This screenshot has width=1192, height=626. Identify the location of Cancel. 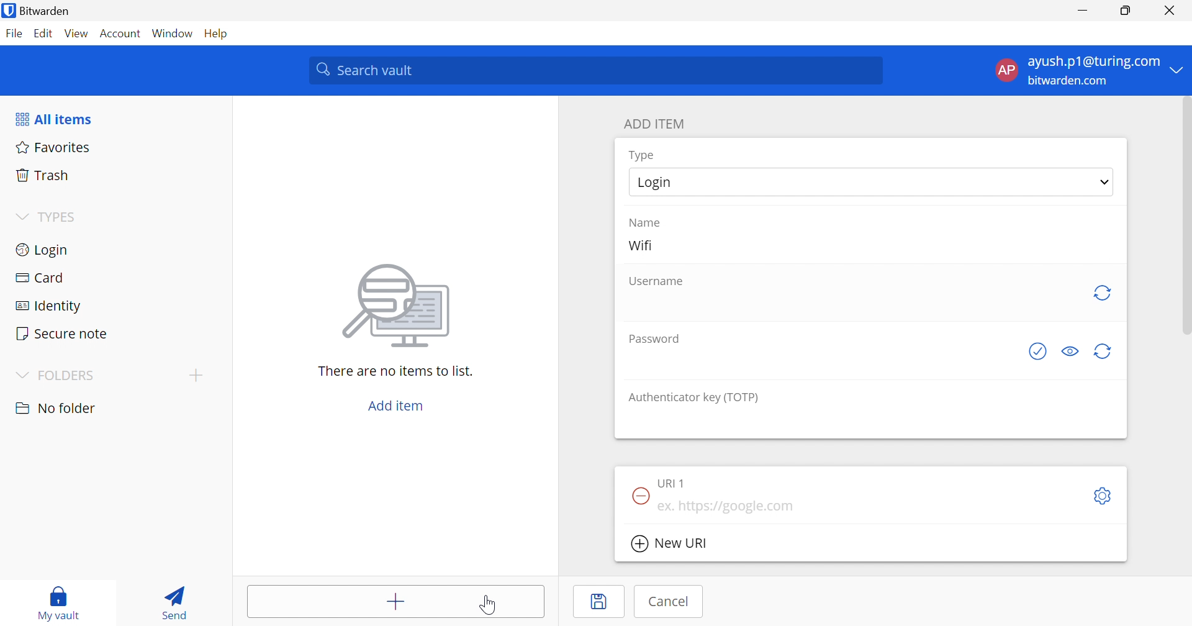
(670, 601).